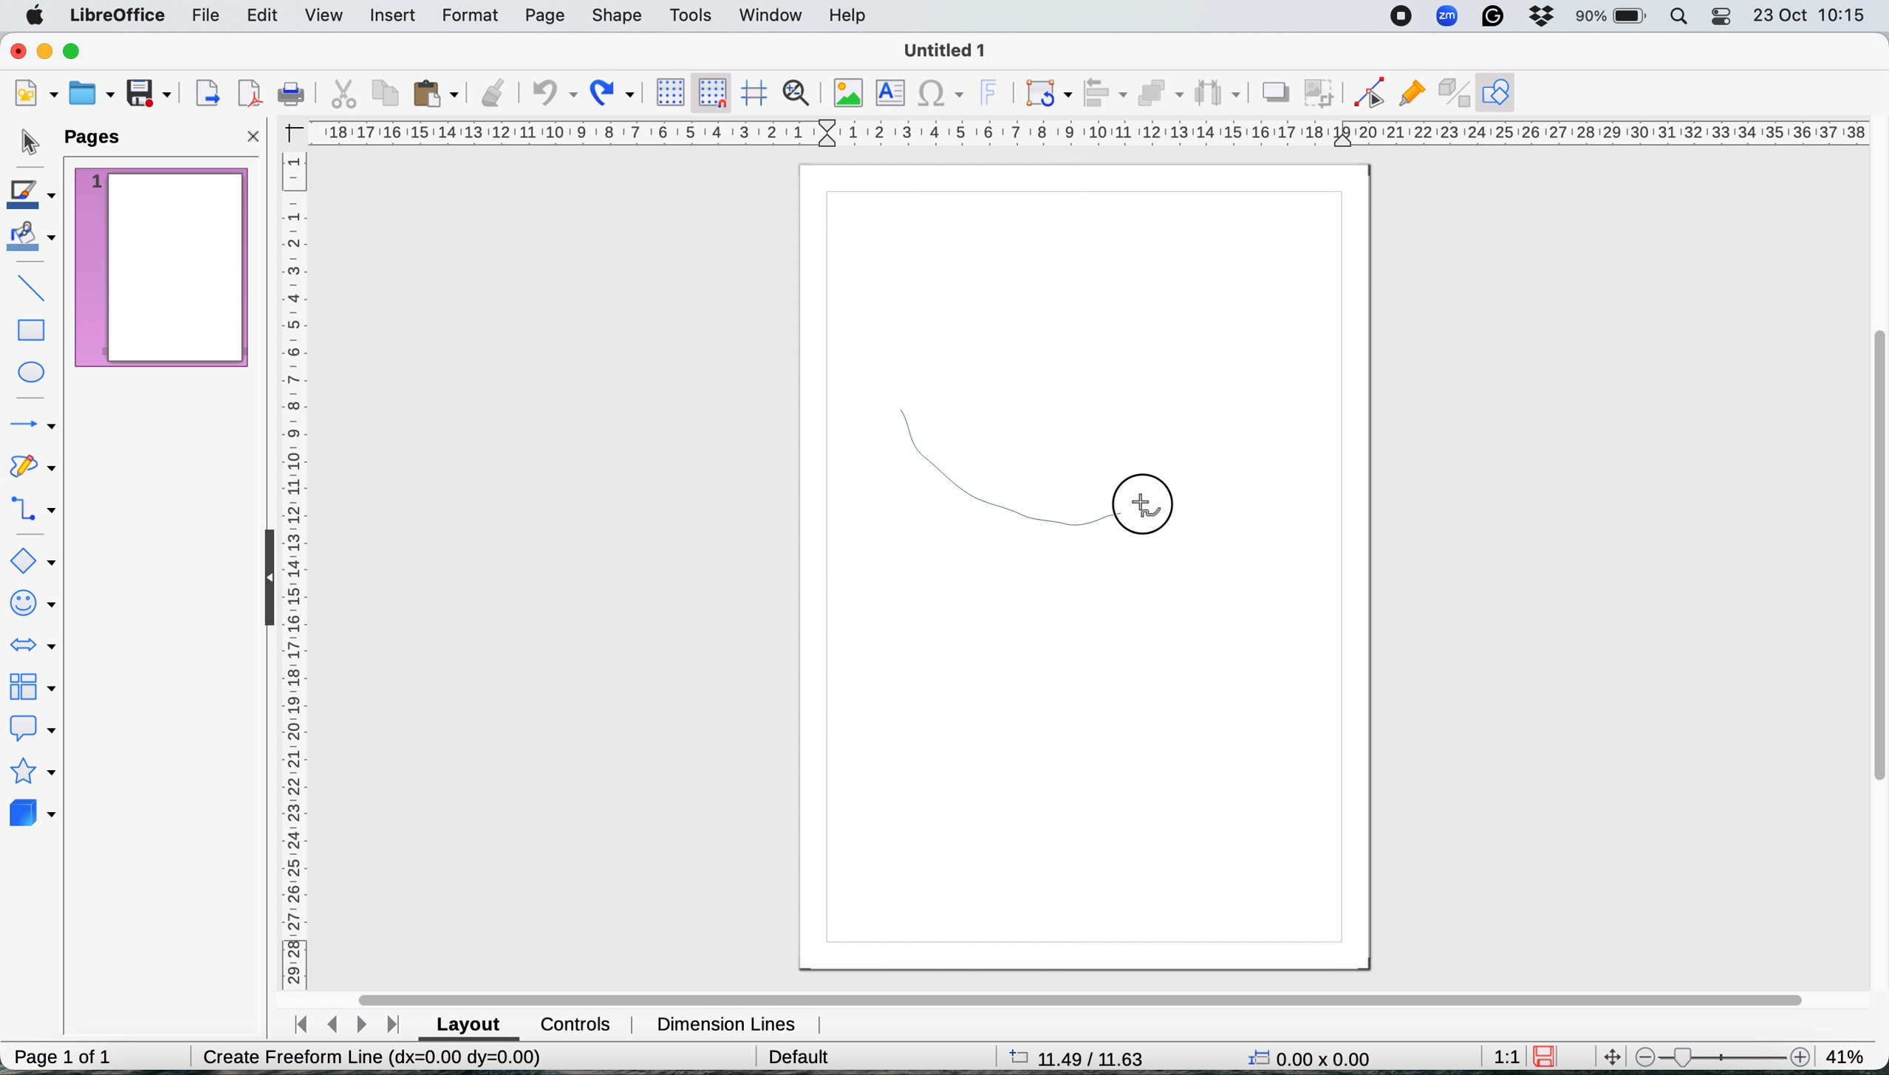 The height and width of the screenshot is (1075, 1889). Describe the element at coordinates (1851, 1054) in the screenshot. I see `zoom factor` at that location.